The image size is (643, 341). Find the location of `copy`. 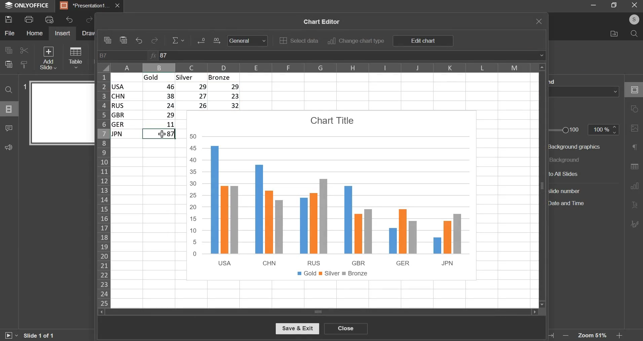

copy is located at coordinates (8, 50).